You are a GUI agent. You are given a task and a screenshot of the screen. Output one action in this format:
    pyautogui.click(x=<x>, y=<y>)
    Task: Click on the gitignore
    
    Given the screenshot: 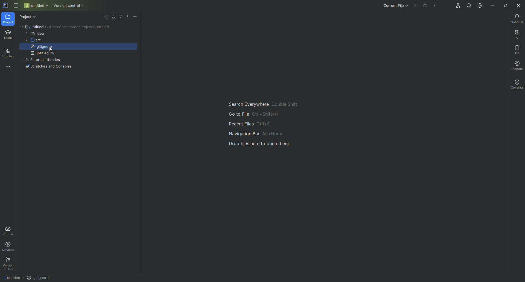 What is the action you would take?
    pyautogui.click(x=41, y=48)
    